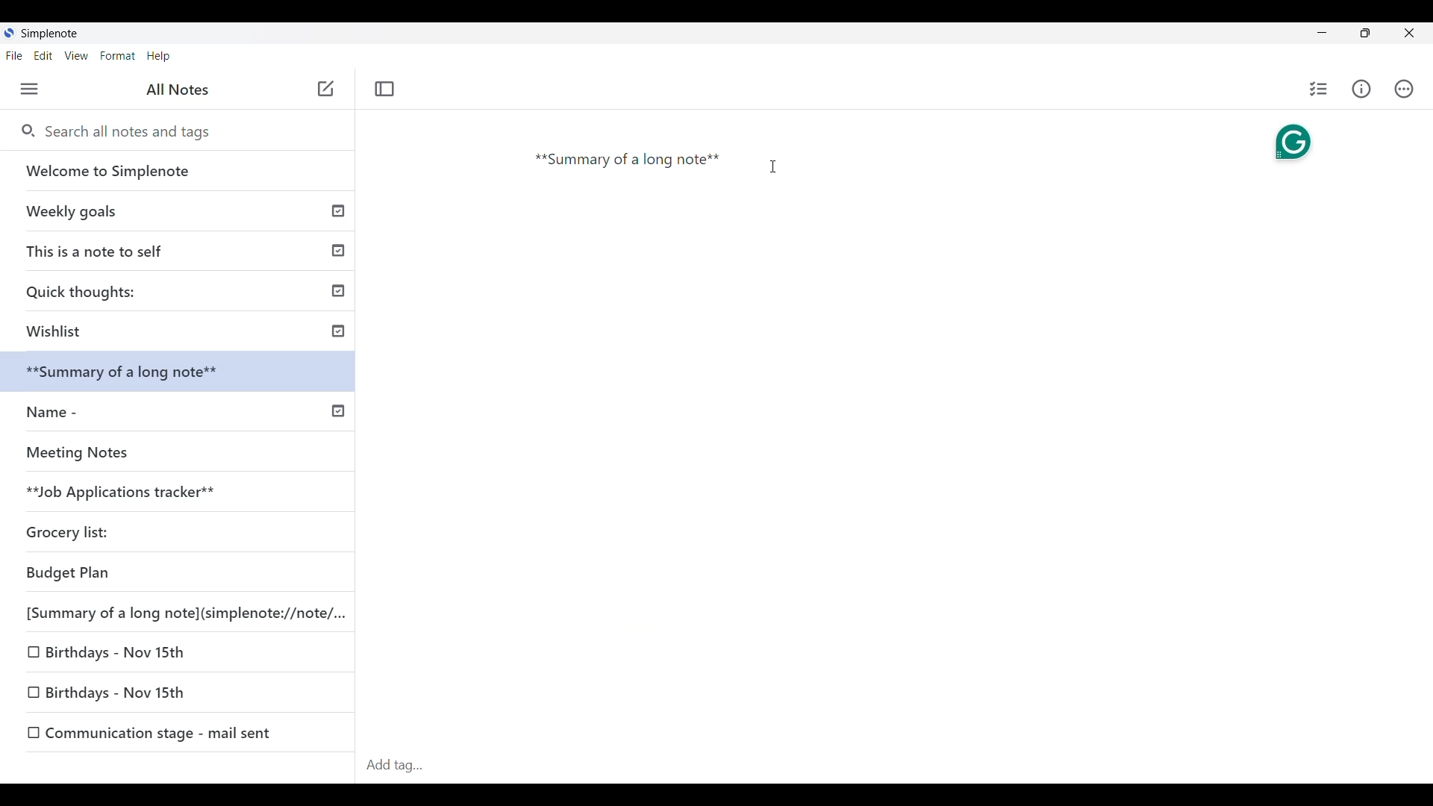 The width and height of the screenshot is (1433, 806). I want to click on Summary of a long note, so click(177, 370).